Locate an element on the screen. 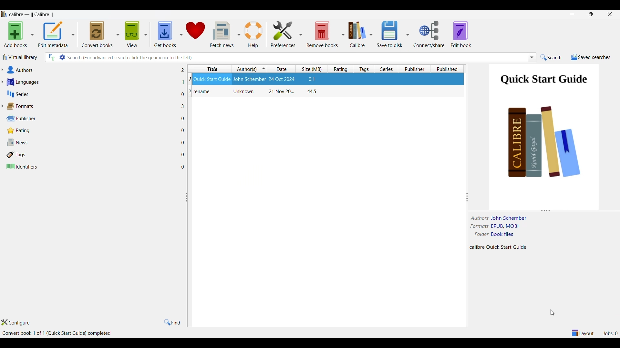  Minimize is located at coordinates (572, 14).